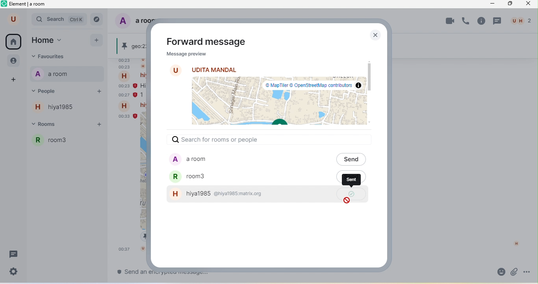  I want to click on element a room, so click(28, 5).